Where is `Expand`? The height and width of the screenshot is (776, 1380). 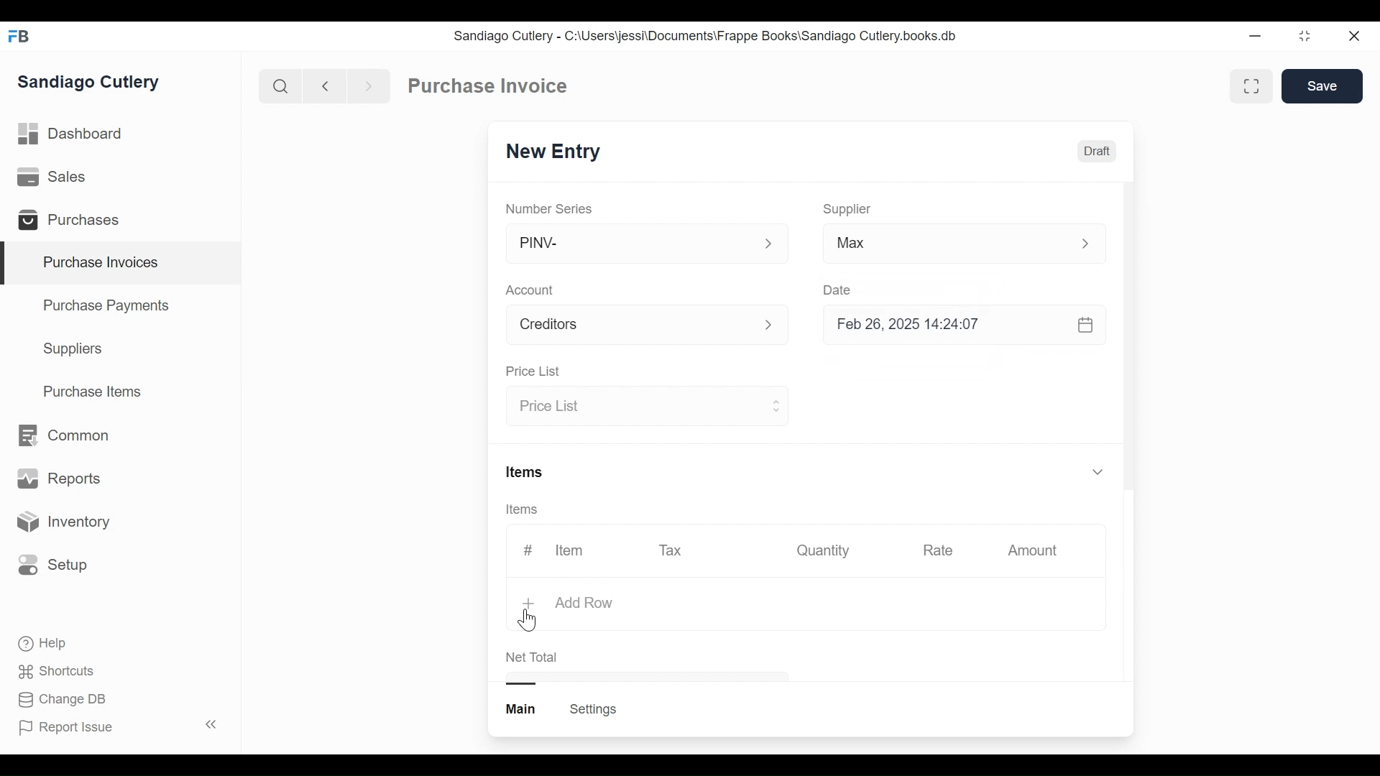 Expand is located at coordinates (769, 244).